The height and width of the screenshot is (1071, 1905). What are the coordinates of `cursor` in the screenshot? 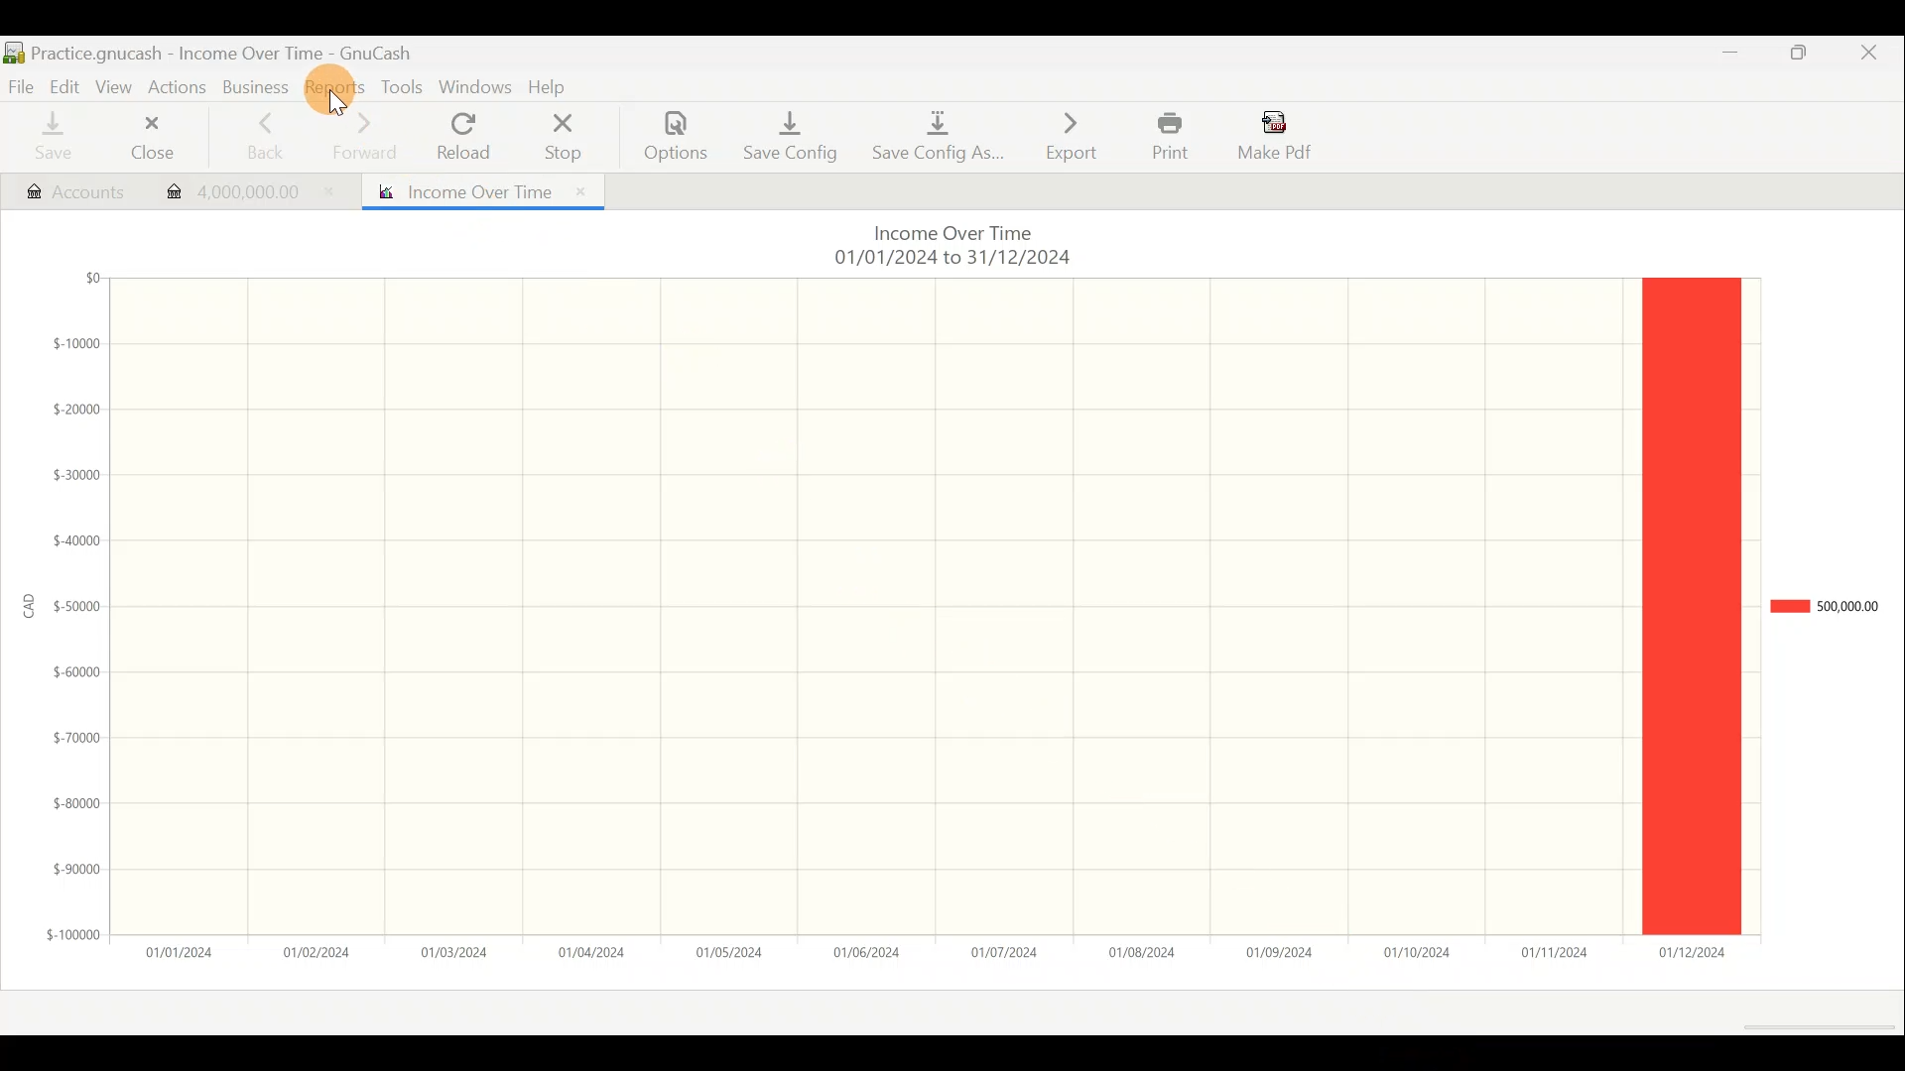 It's located at (342, 105).